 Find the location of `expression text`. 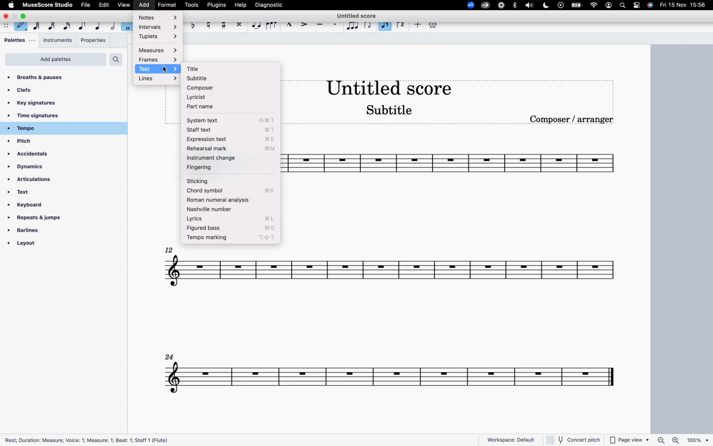

expression text is located at coordinates (233, 139).